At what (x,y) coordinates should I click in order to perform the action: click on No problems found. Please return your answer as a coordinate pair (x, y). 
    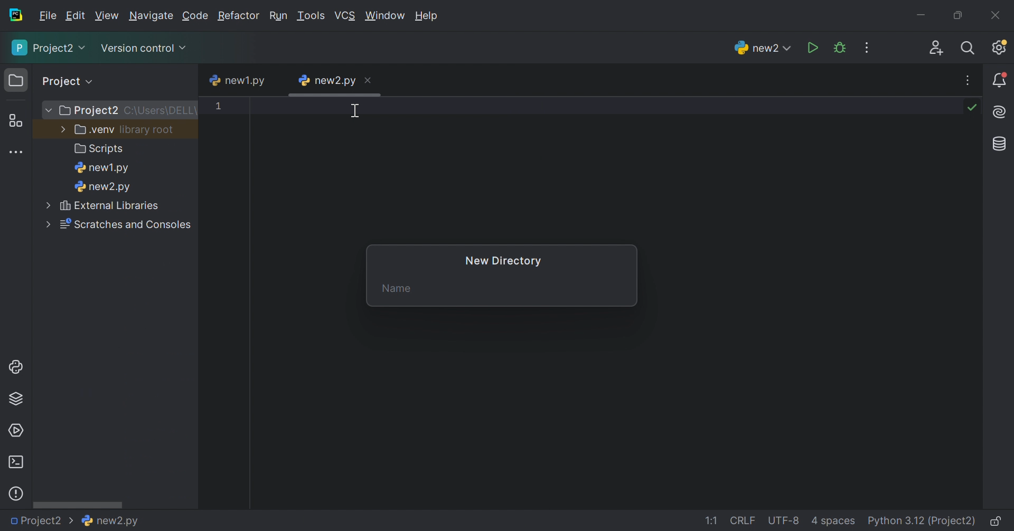
    Looking at the image, I should click on (972, 107).